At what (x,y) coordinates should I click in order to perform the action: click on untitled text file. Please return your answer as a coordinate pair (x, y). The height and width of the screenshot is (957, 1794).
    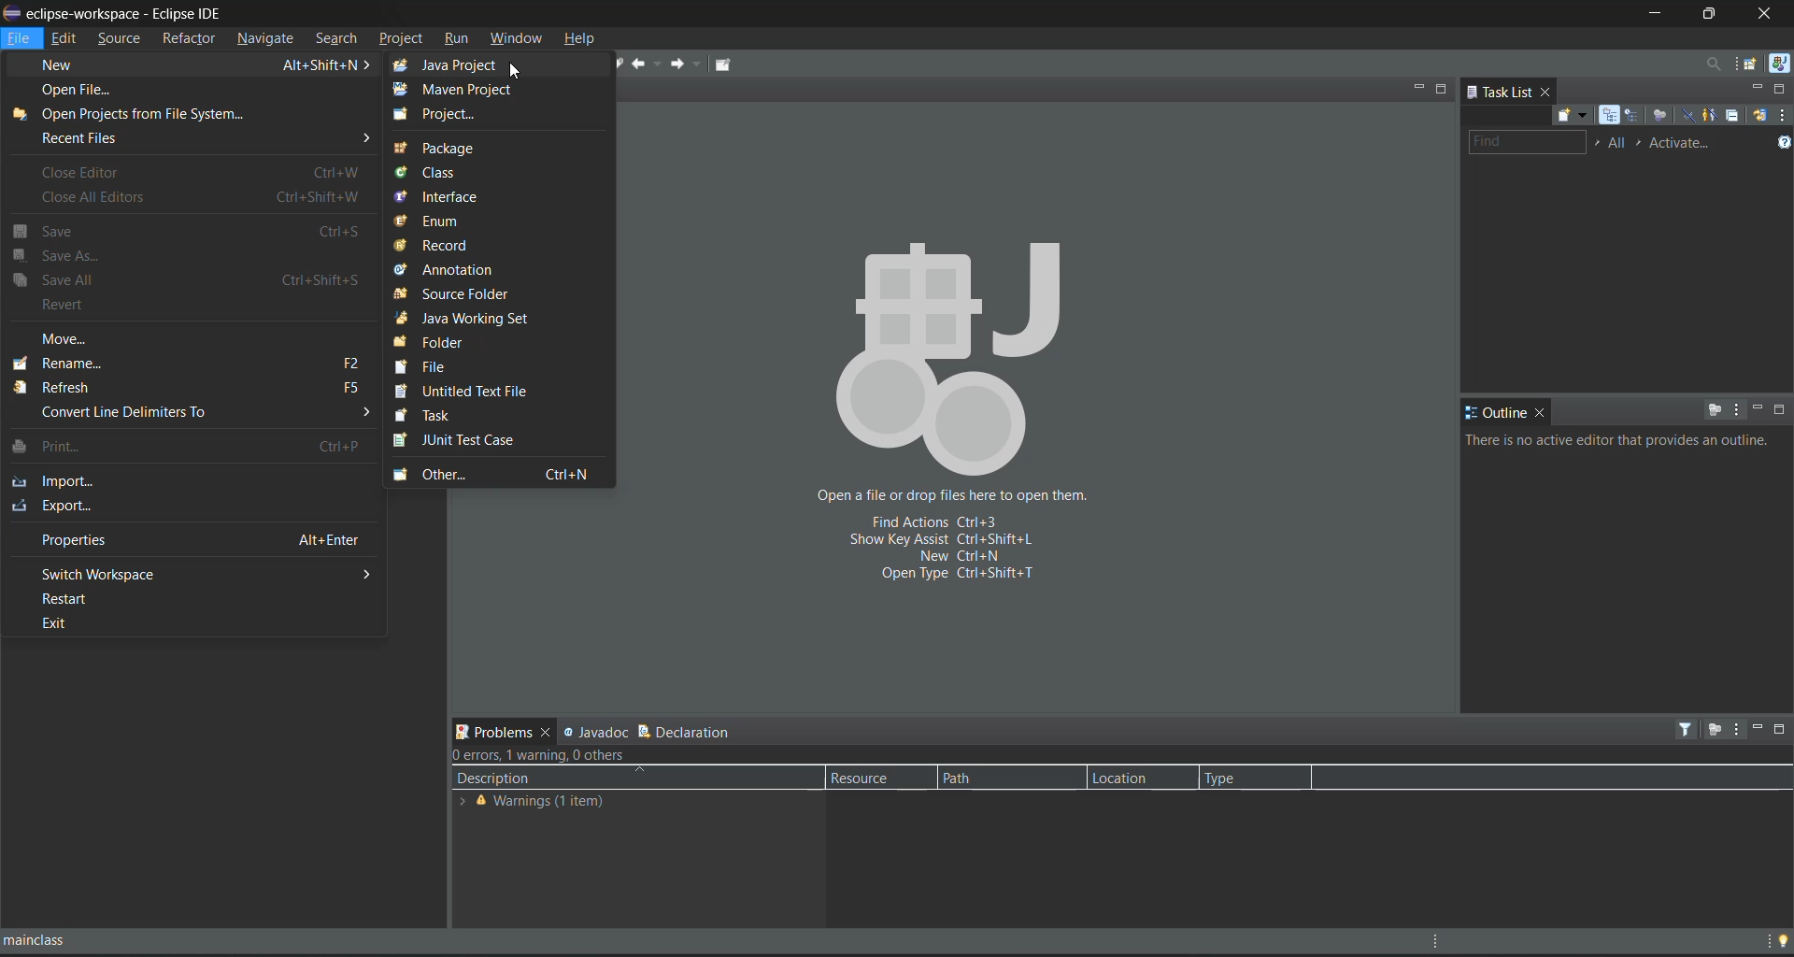
    Looking at the image, I should click on (470, 391).